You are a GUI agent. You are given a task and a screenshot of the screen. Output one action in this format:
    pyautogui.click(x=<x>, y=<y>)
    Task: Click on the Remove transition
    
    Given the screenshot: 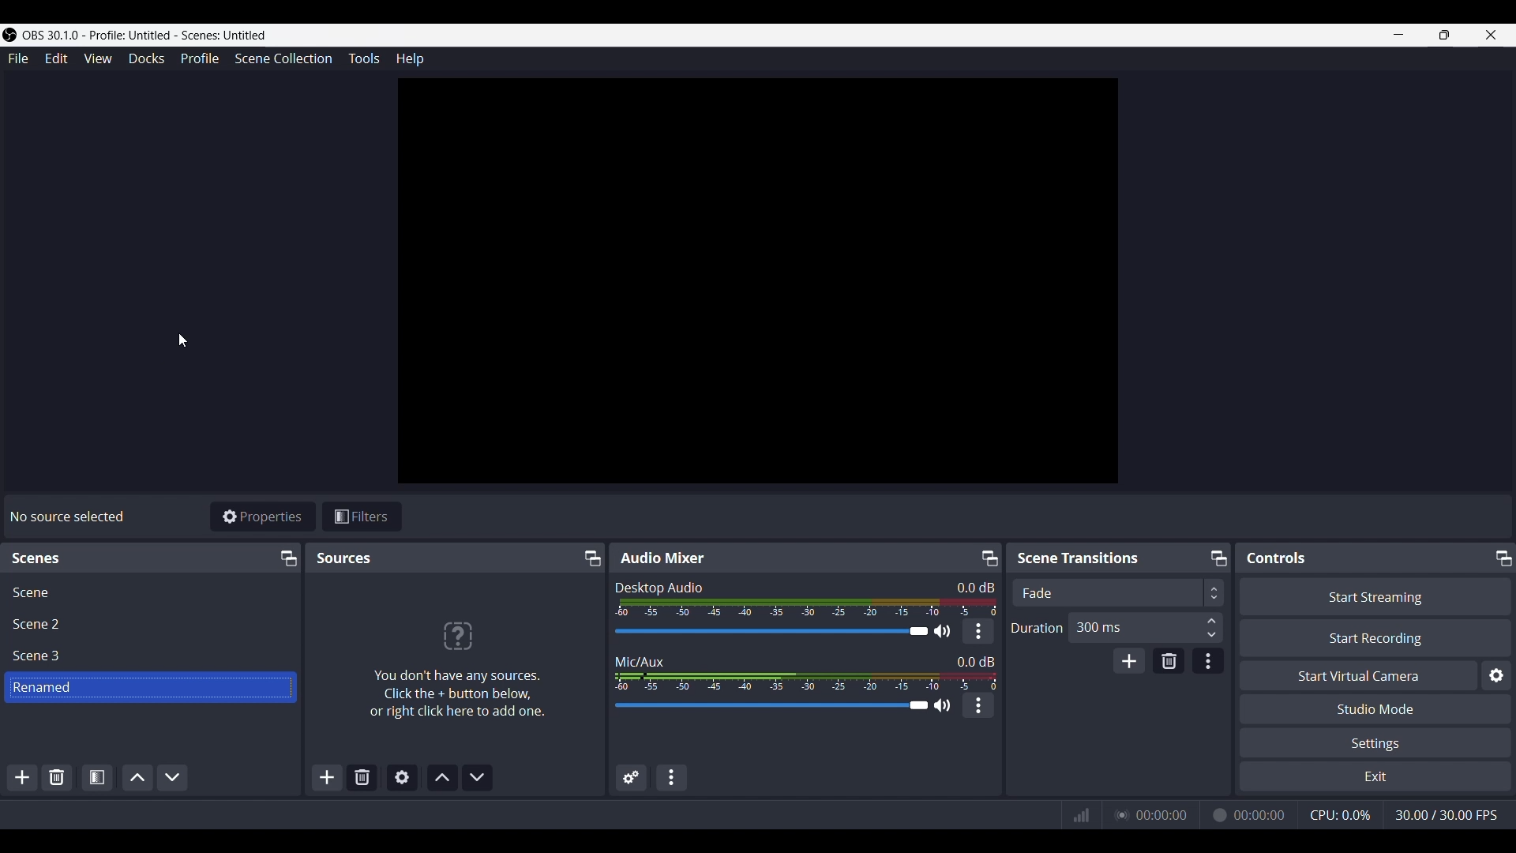 What is the action you would take?
    pyautogui.click(x=1167, y=661)
    